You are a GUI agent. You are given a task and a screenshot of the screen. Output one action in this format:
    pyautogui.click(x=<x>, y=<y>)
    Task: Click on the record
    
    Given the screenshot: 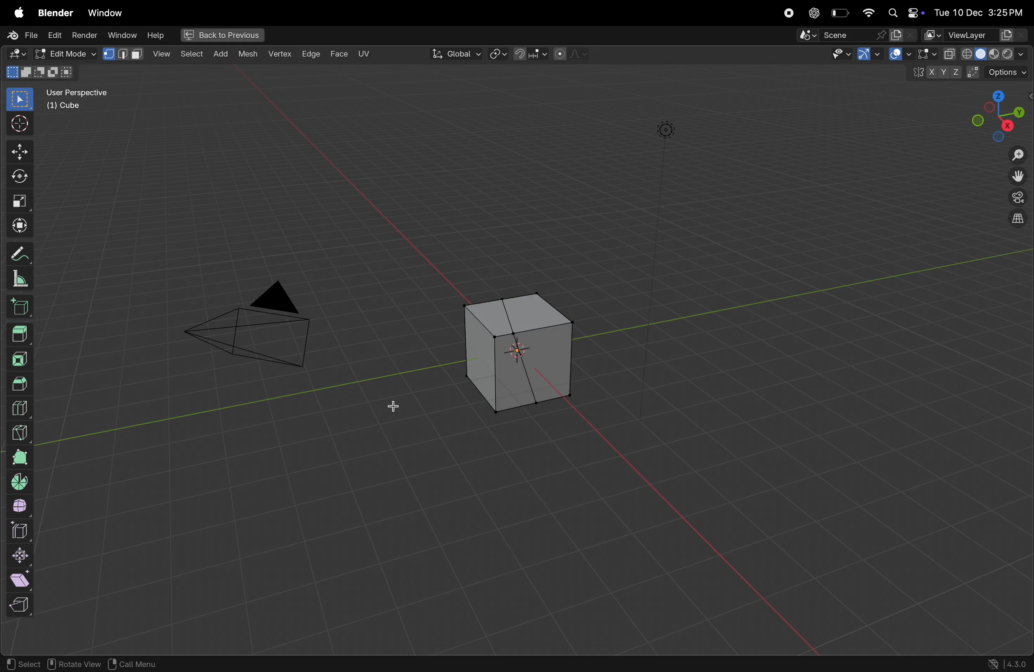 What is the action you would take?
    pyautogui.click(x=789, y=13)
    